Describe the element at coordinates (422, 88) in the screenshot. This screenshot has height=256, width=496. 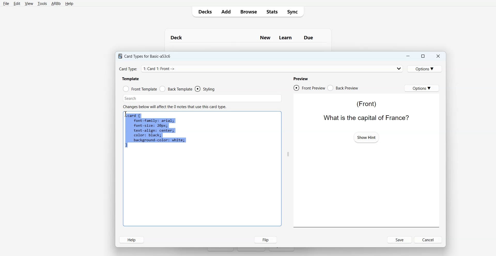
I see `Options` at that location.